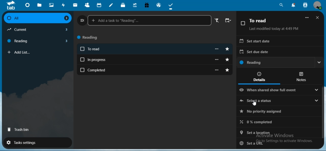 This screenshot has width=326, height=151. I want to click on in progress, so click(149, 60).